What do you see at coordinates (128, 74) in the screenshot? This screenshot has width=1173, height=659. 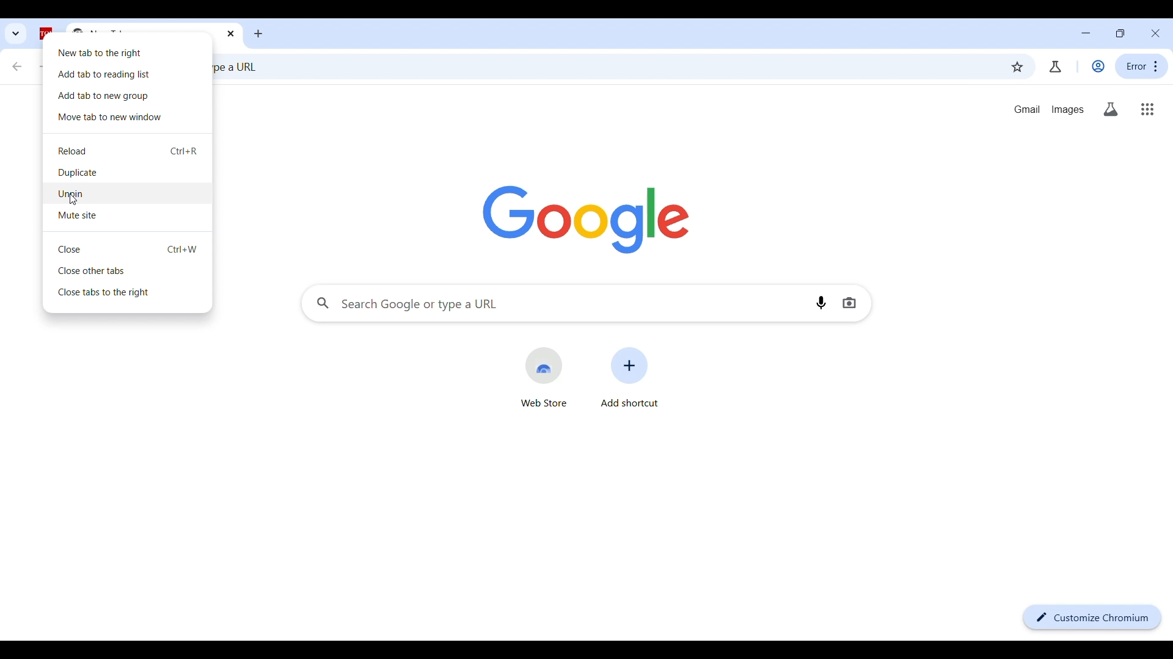 I see `Add tab to reading list` at bounding box center [128, 74].